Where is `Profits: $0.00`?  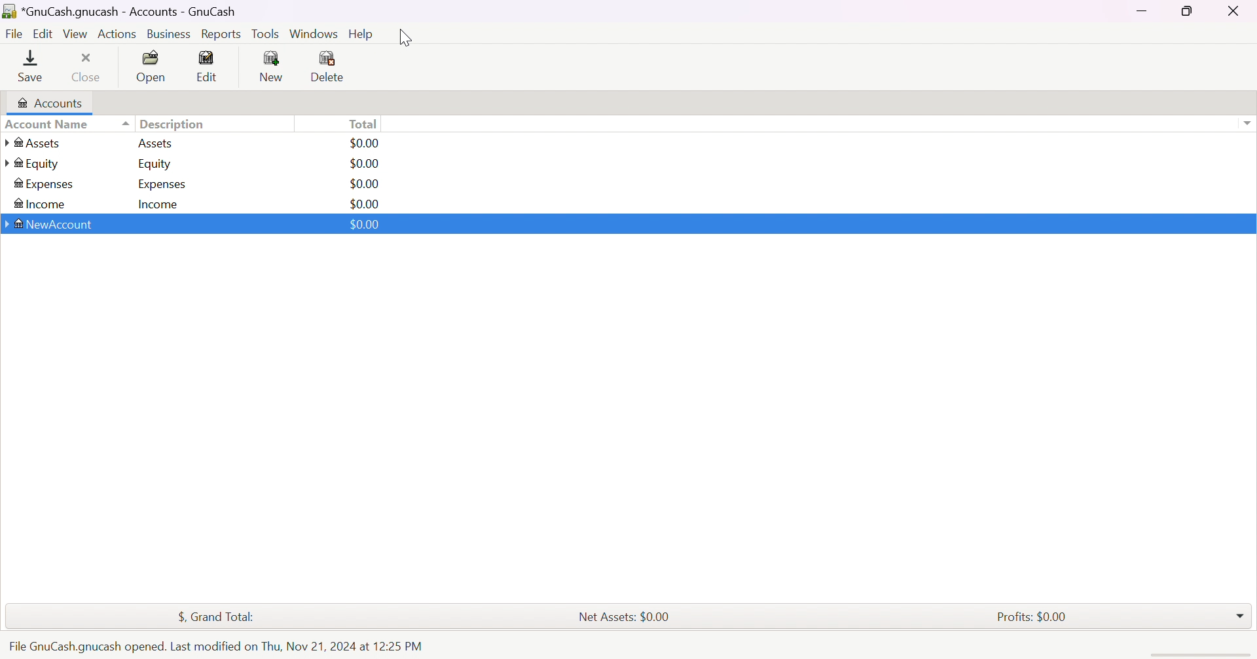
Profits: $0.00 is located at coordinates (1036, 616).